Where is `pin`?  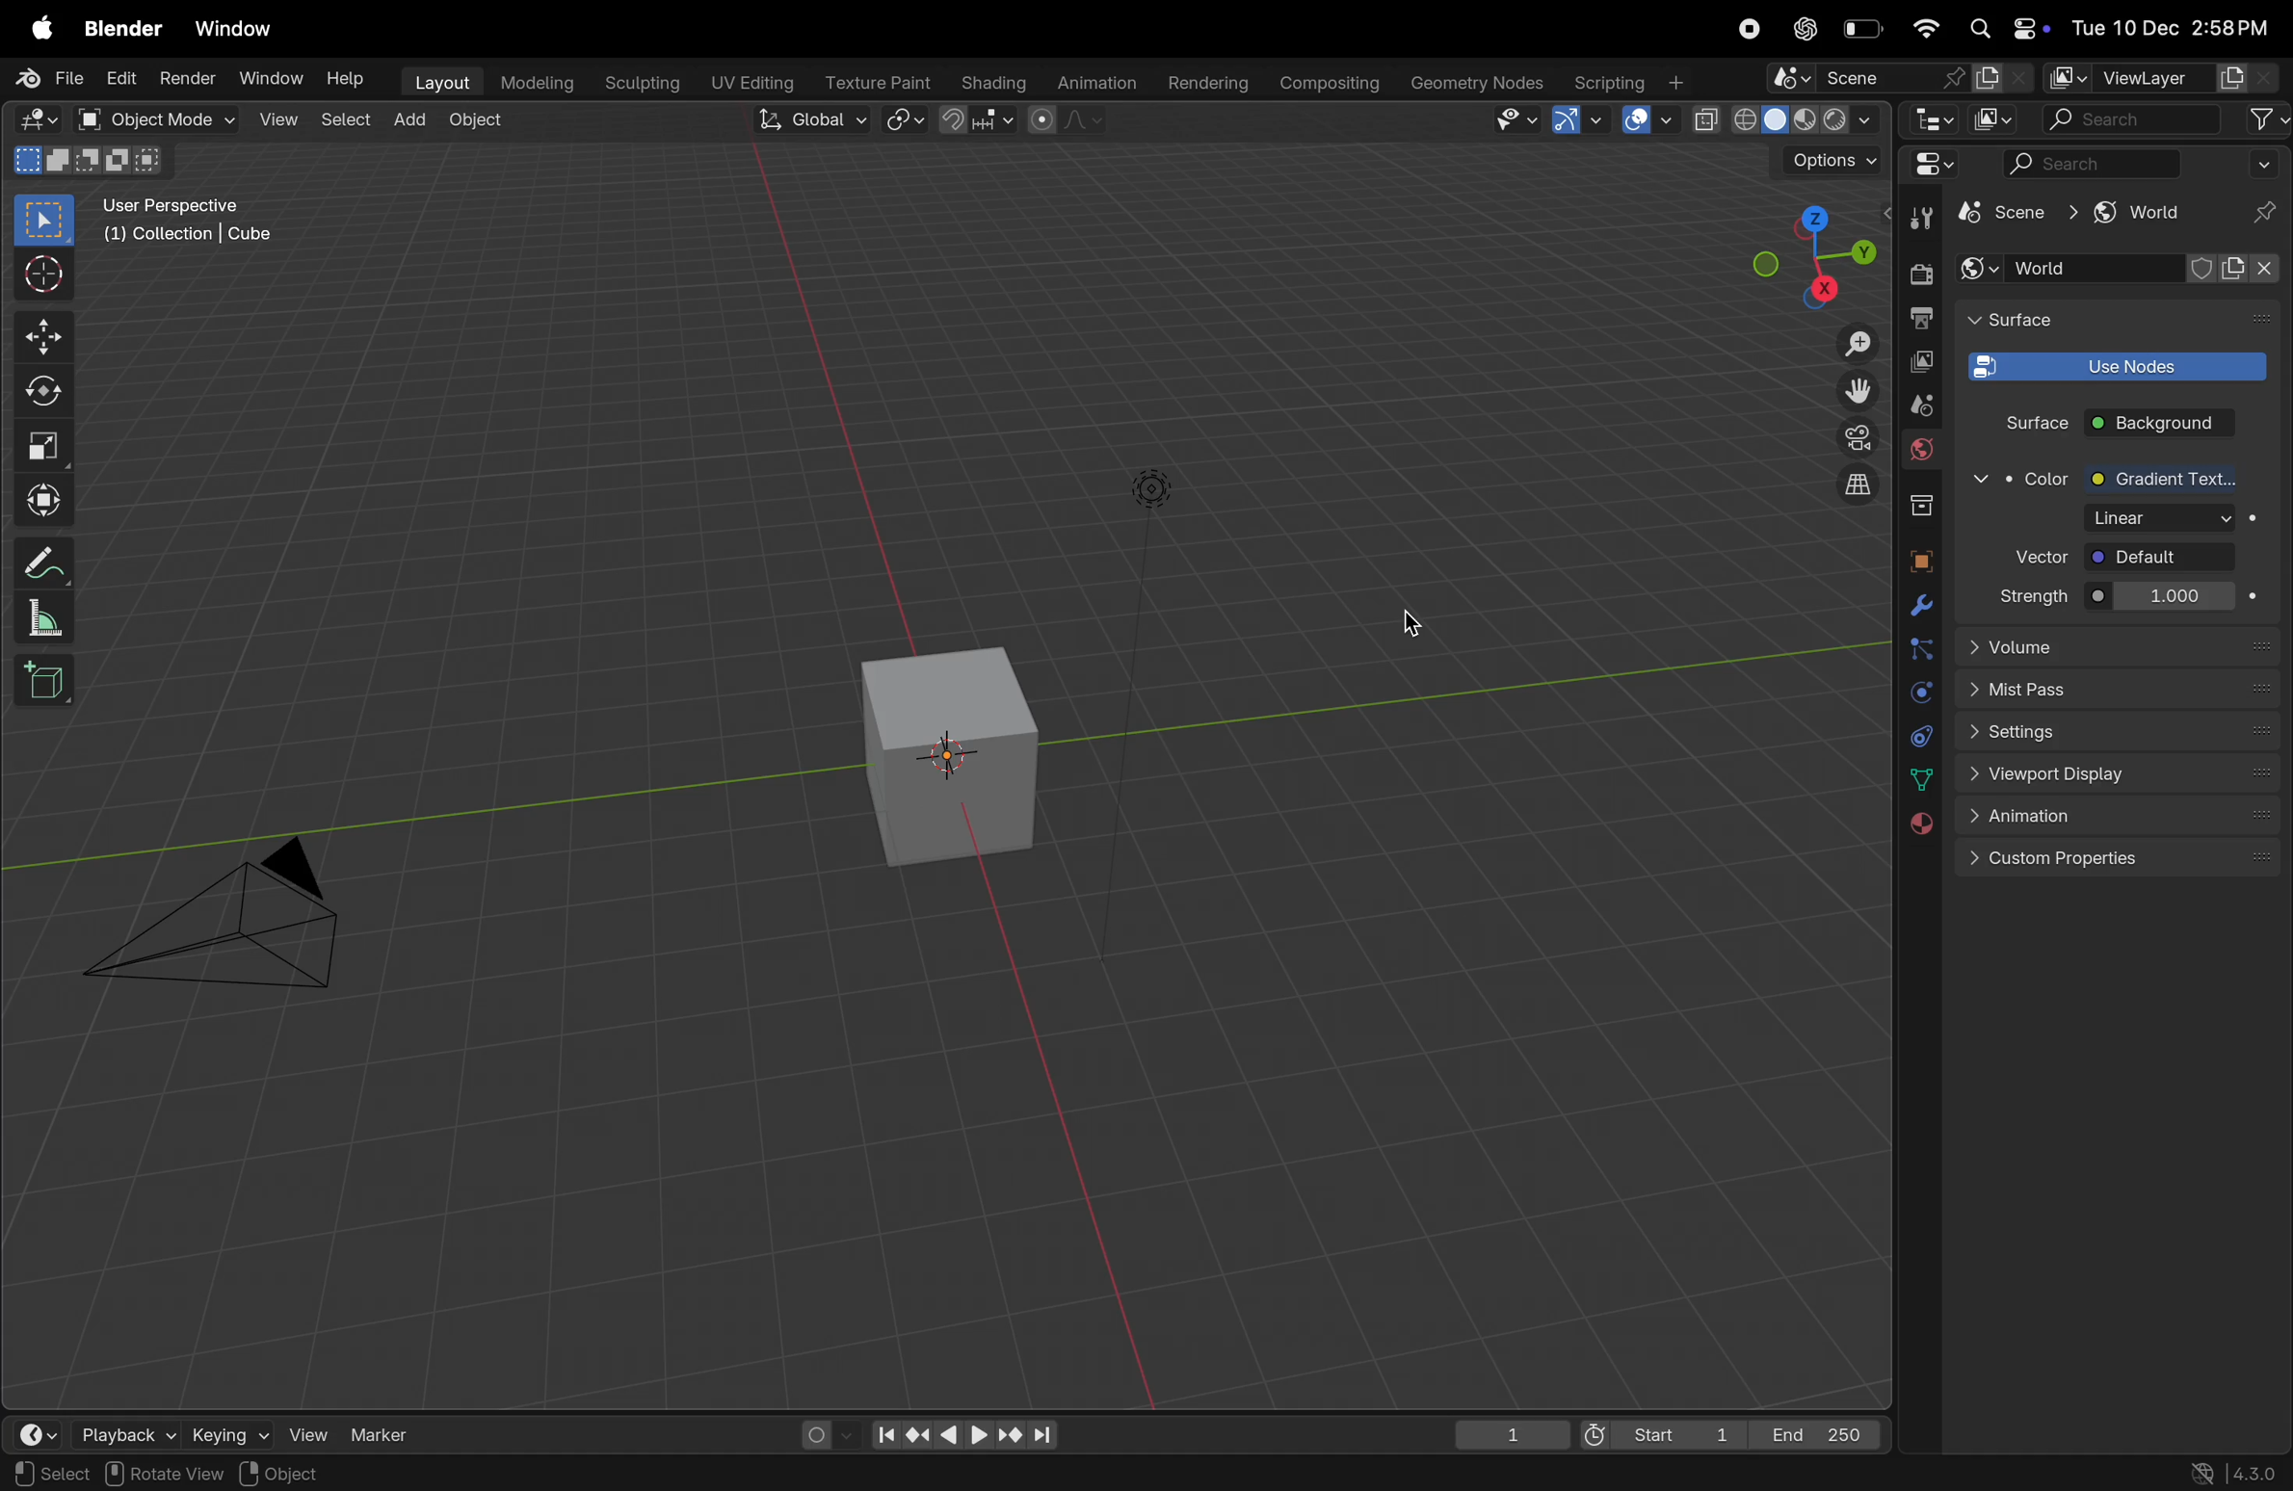 pin is located at coordinates (2258, 214).